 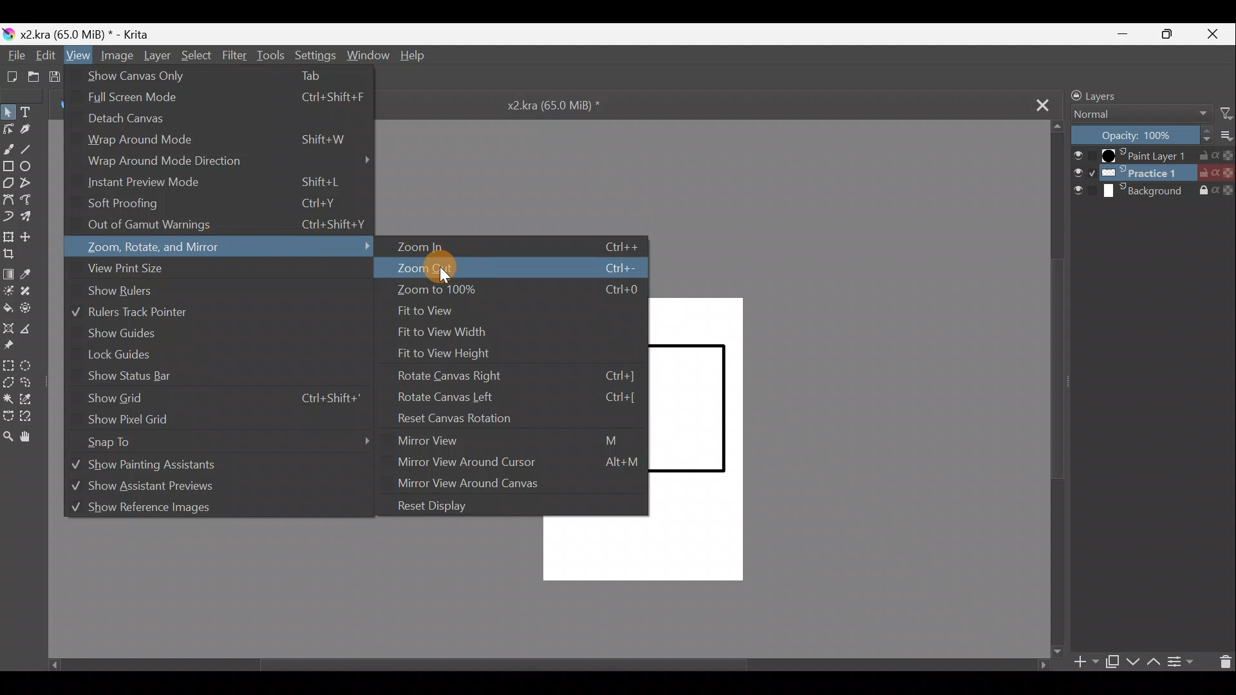 I want to click on Close tab, so click(x=1033, y=104).